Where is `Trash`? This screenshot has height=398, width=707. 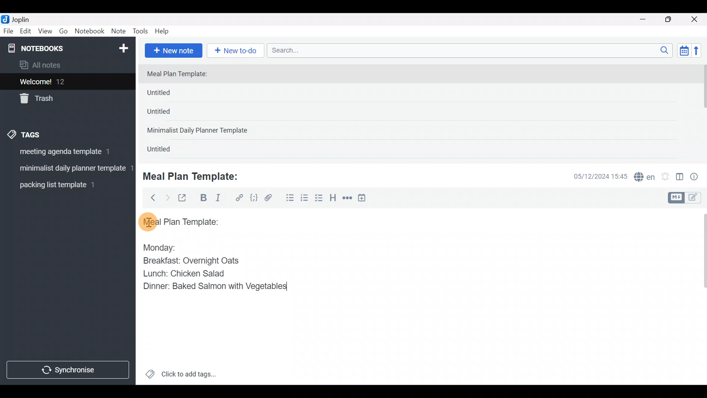
Trash is located at coordinates (63, 99).